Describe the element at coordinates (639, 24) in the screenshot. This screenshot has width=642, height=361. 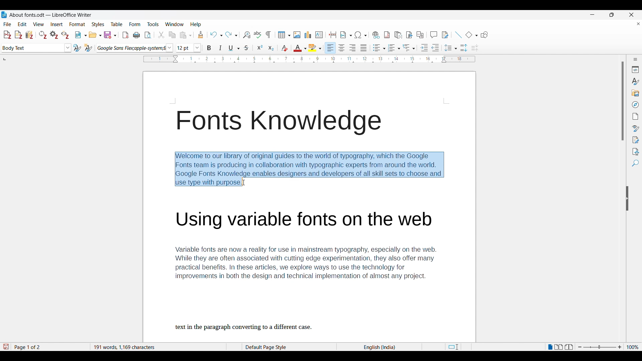
I see `Close document` at that location.